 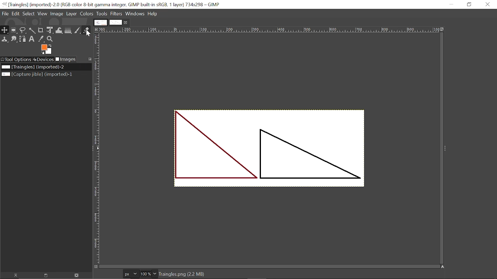 What do you see at coordinates (101, 22) in the screenshot?
I see `Other tab` at bounding box center [101, 22].